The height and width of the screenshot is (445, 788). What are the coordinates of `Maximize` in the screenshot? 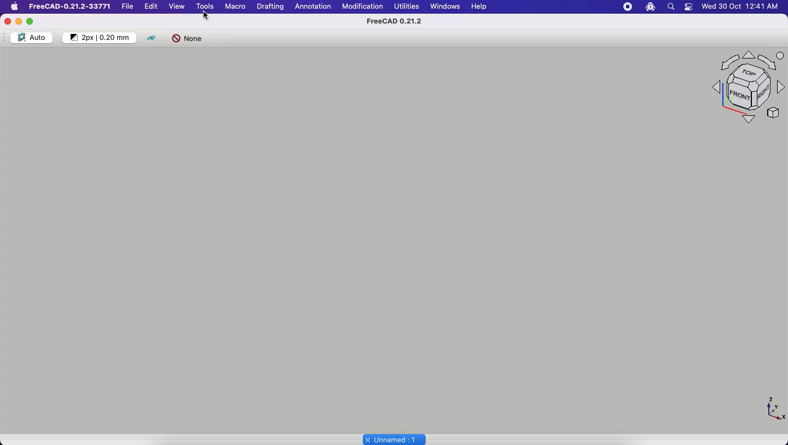 It's located at (33, 21).